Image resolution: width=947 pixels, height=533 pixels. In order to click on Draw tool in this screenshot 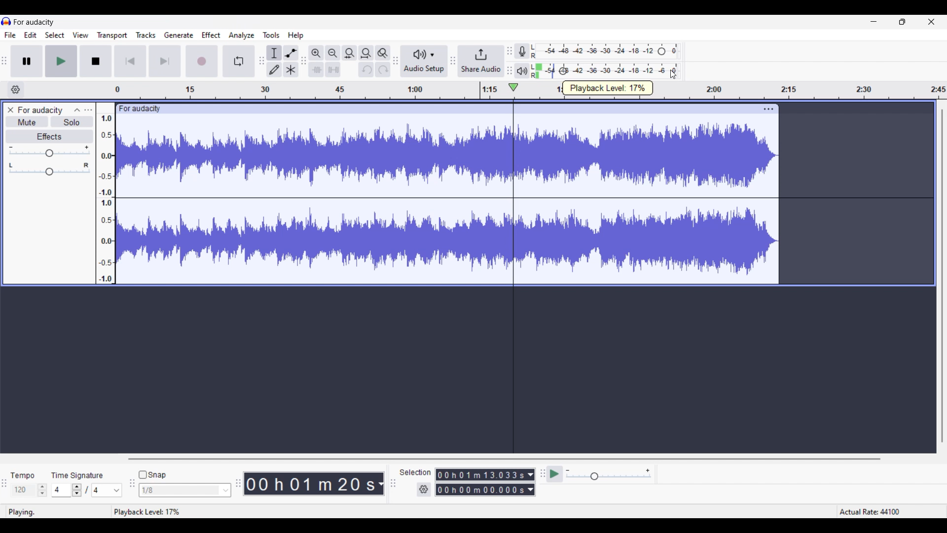, I will do `click(275, 70)`.